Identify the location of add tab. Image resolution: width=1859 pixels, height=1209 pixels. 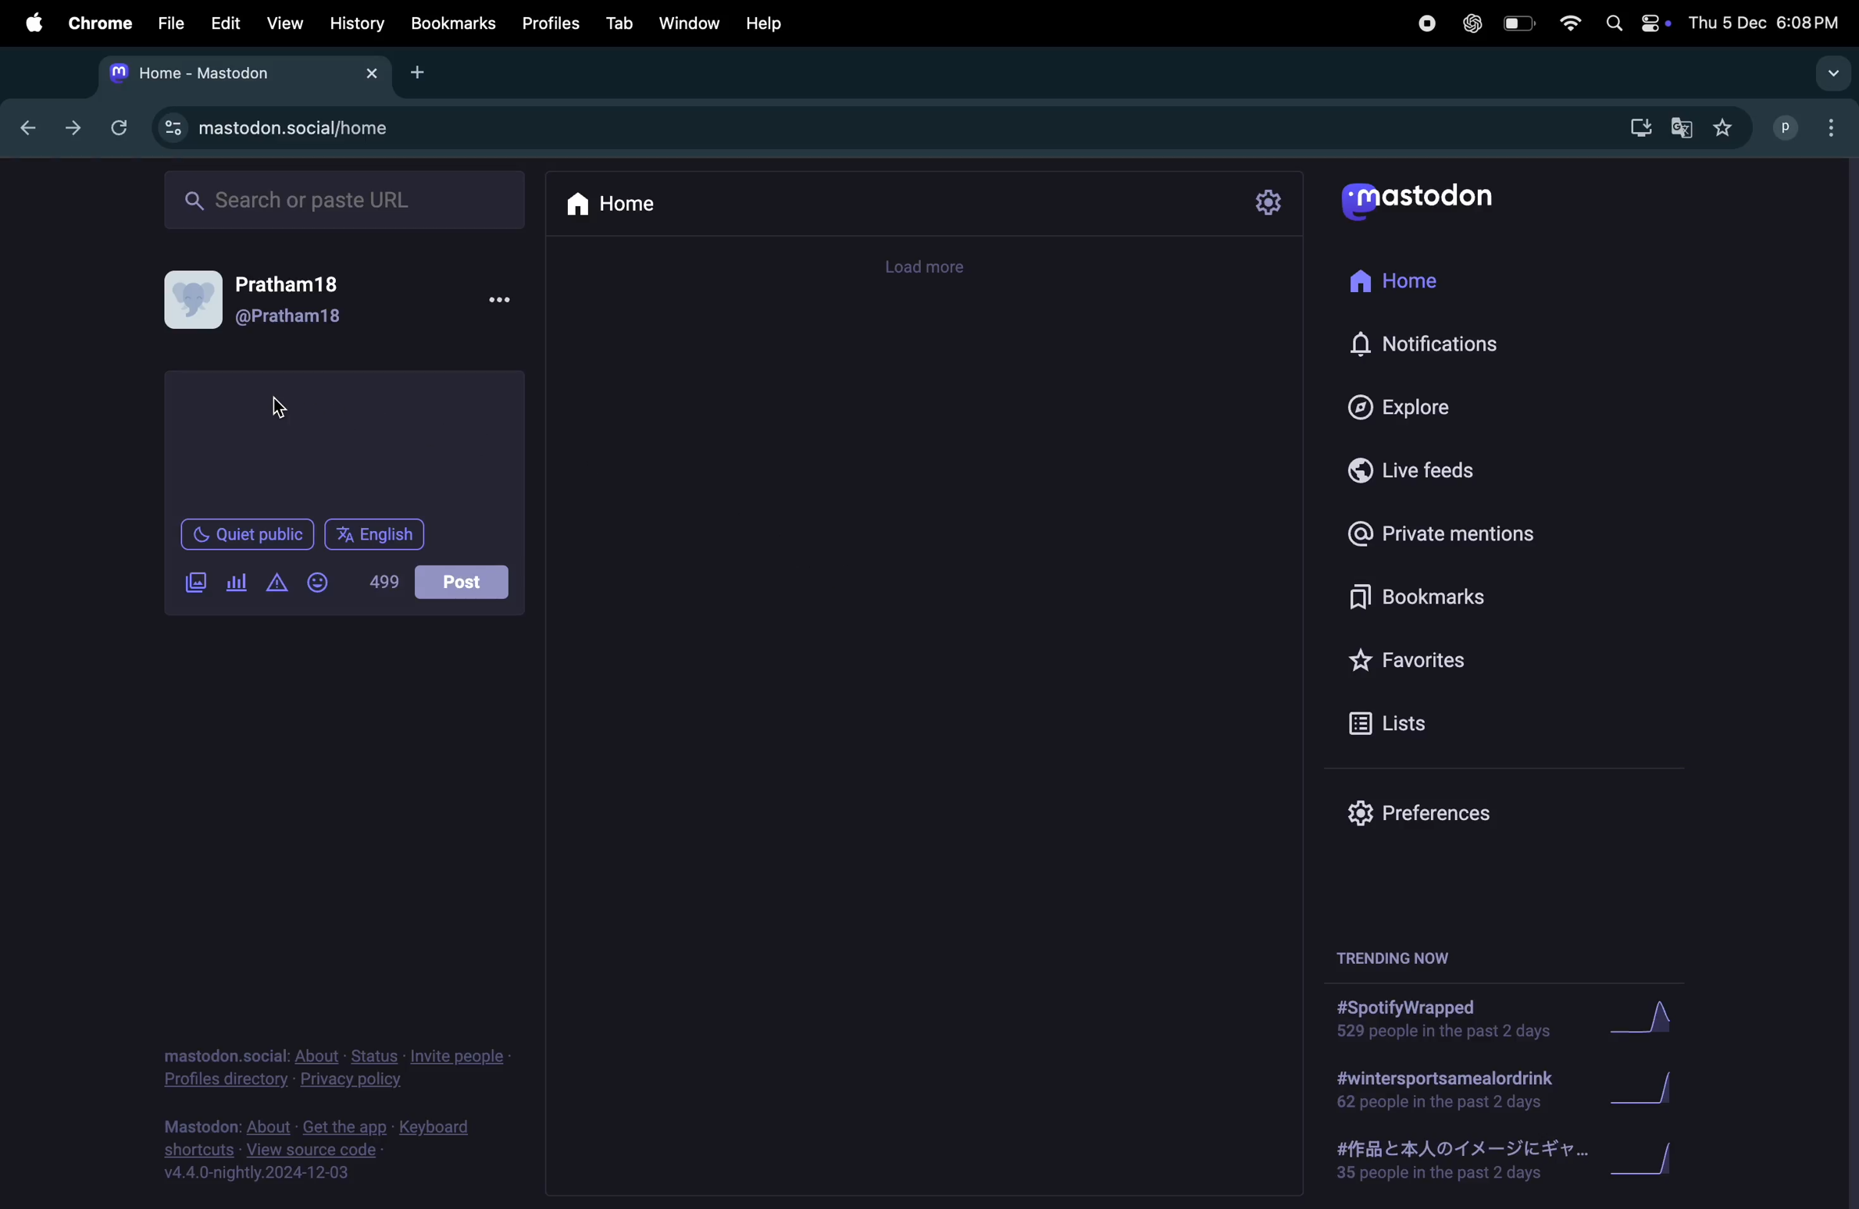
(424, 71).